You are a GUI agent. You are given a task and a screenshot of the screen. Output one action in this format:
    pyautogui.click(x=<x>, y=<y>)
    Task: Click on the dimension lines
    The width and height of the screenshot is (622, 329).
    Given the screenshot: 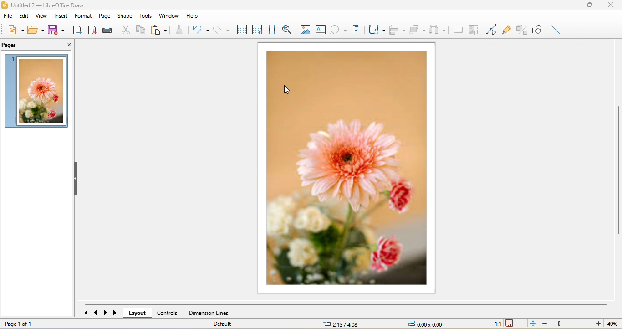 What is the action you would take?
    pyautogui.click(x=211, y=313)
    